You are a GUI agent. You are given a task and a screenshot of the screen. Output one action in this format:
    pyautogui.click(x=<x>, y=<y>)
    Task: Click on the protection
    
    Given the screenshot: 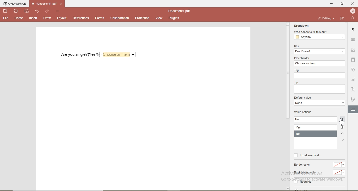 What is the action you would take?
    pyautogui.click(x=143, y=18)
    